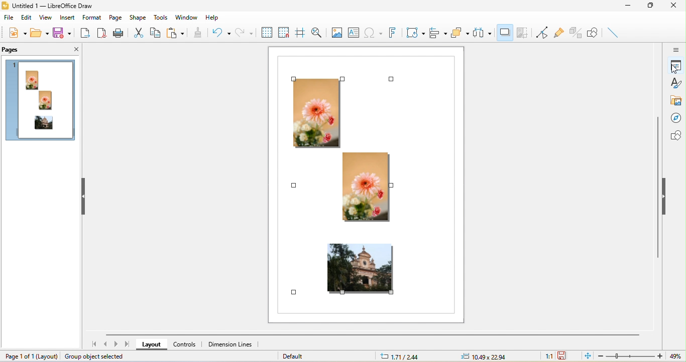 This screenshot has width=686, height=362. Describe the element at coordinates (64, 34) in the screenshot. I see `save` at that location.